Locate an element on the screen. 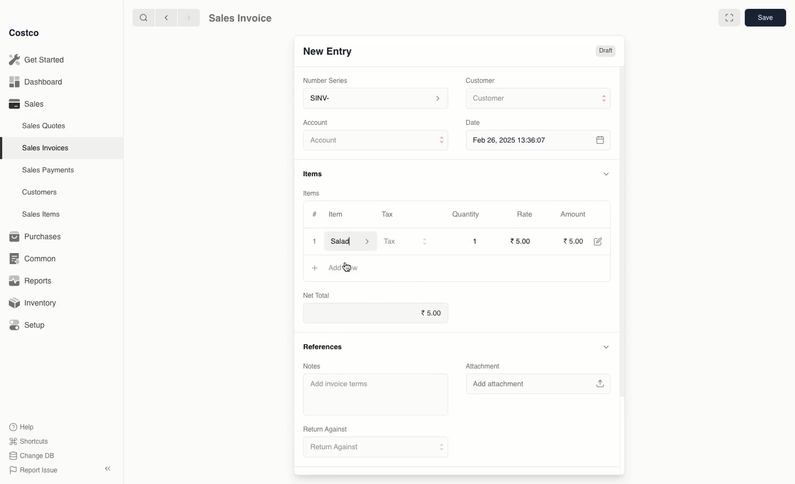 The height and width of the screenshot is (484, 795). # is located at coordinates (315, 213).